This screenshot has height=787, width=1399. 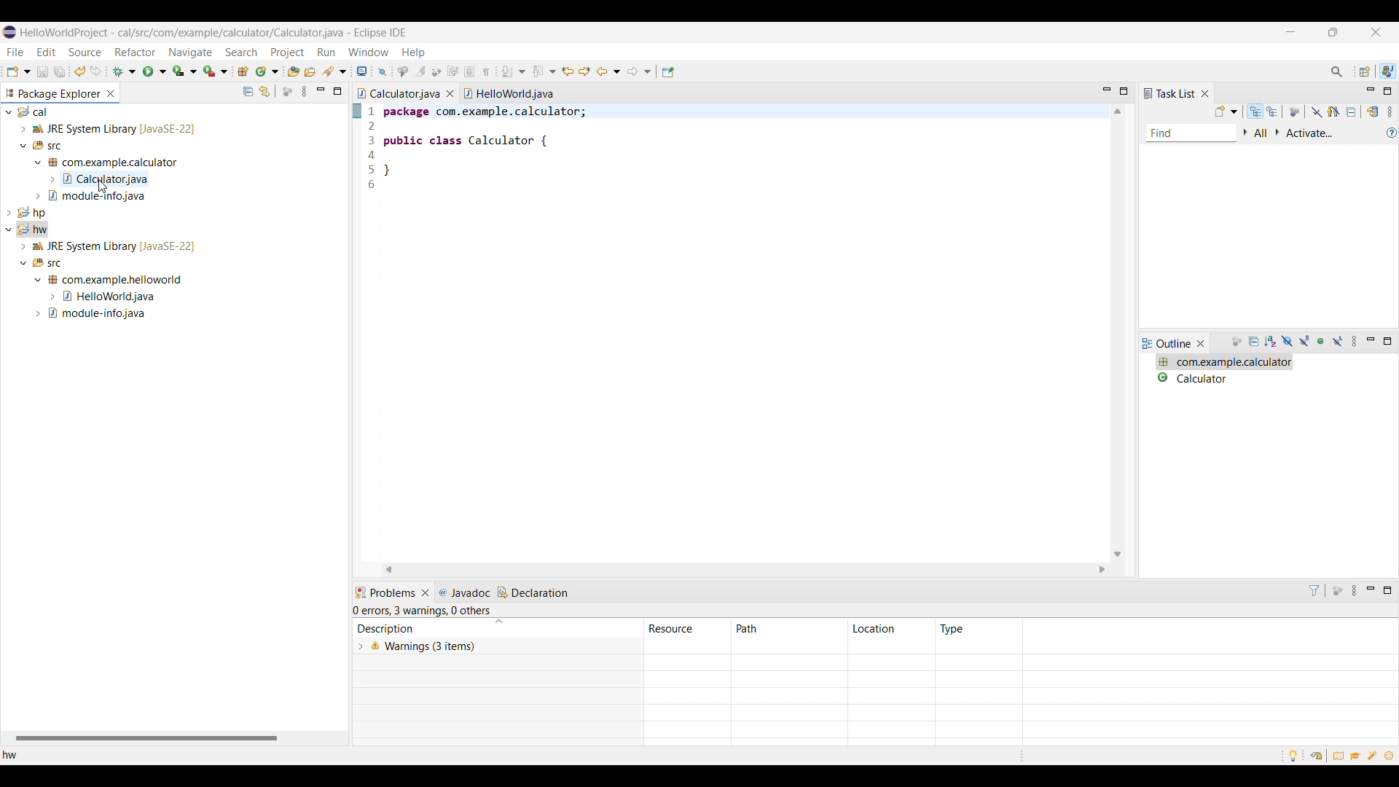 What do you see at coordinates (1339, 755) in the screenshot?
I see `Overview ` at bounding box center [1339, 755].